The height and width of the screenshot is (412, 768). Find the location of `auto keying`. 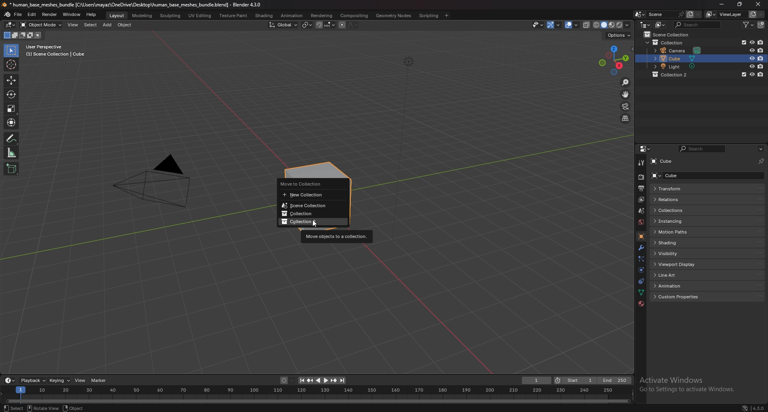

auto keying is located at coordinates (288, 380).